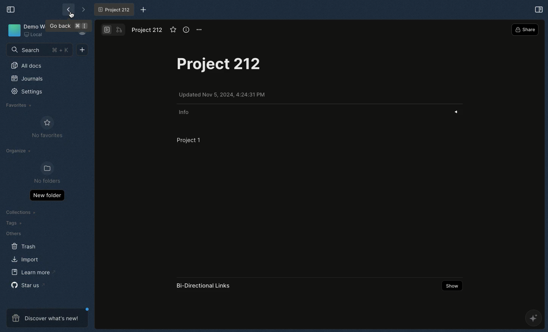  Describe the element at coordinates (24, 247) in the screenshot. I see `Trash` at that location.